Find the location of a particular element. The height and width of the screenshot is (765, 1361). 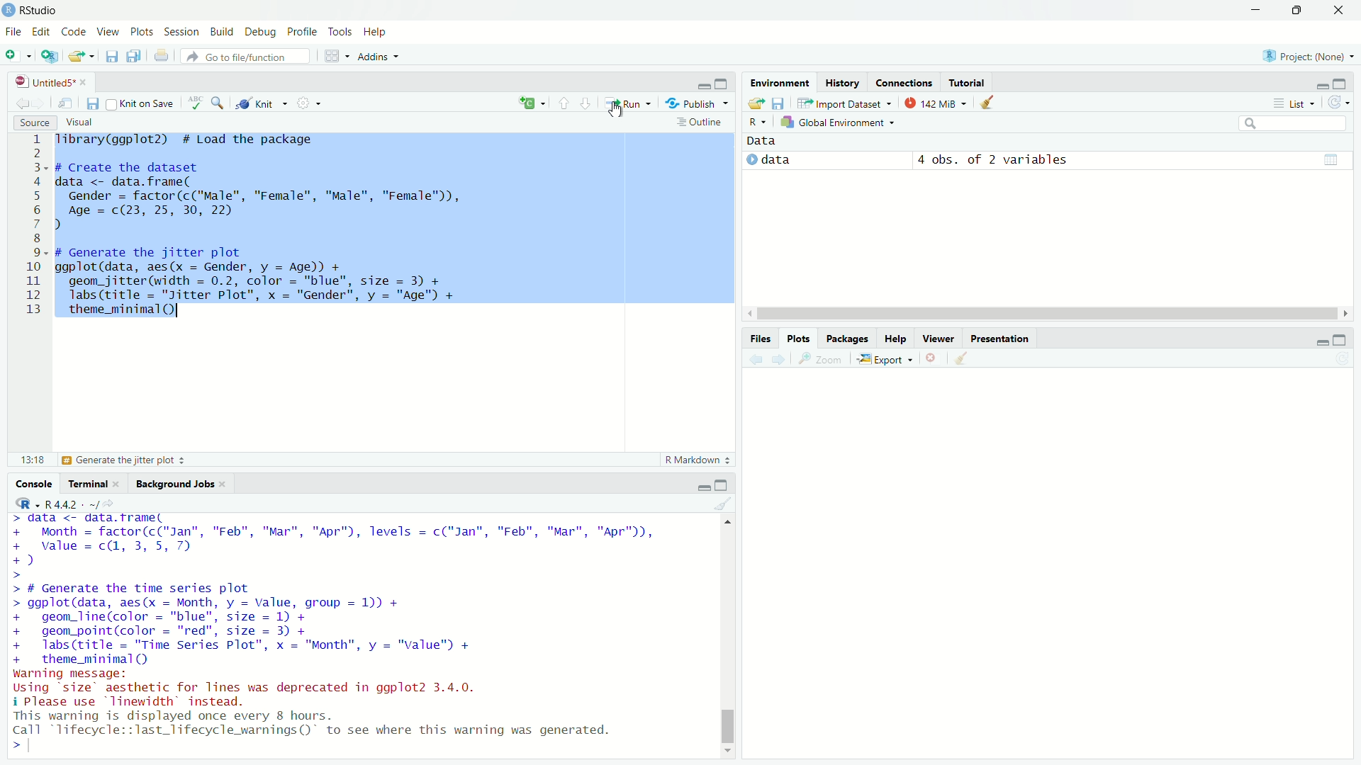

4 obs. of 2 variables is located at coordinates (992, 158).